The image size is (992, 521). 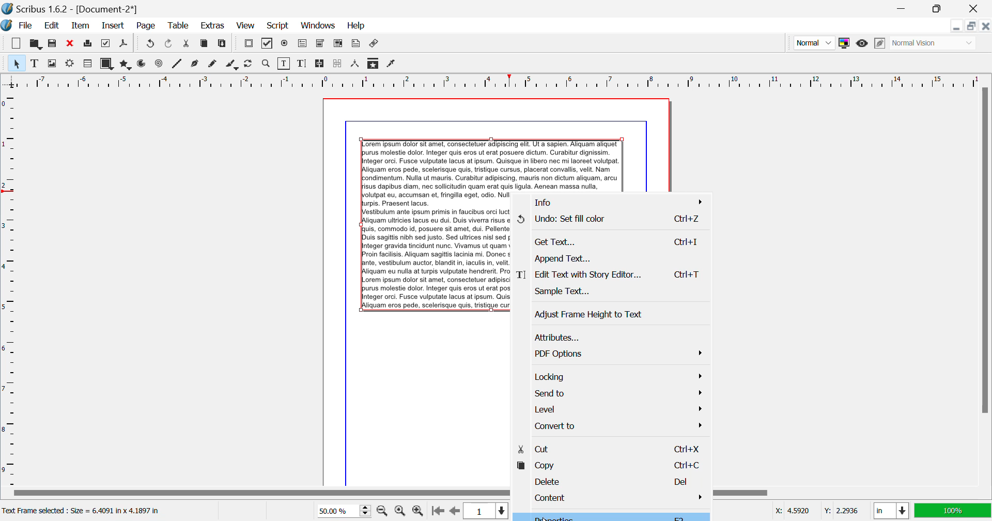 I want to click on View, so click(x=245, y=26).